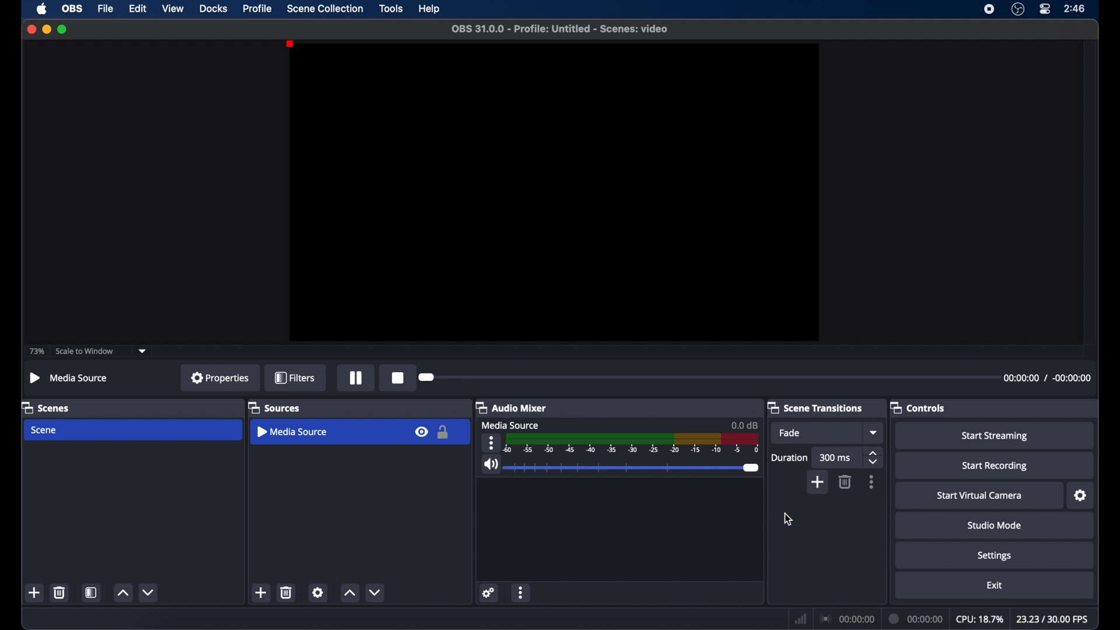 The image size is (1120, 630). What do you see at coordinates (874, 459) in the screenshot?
I see `stepper buttons` at bounding box center [874, 459].